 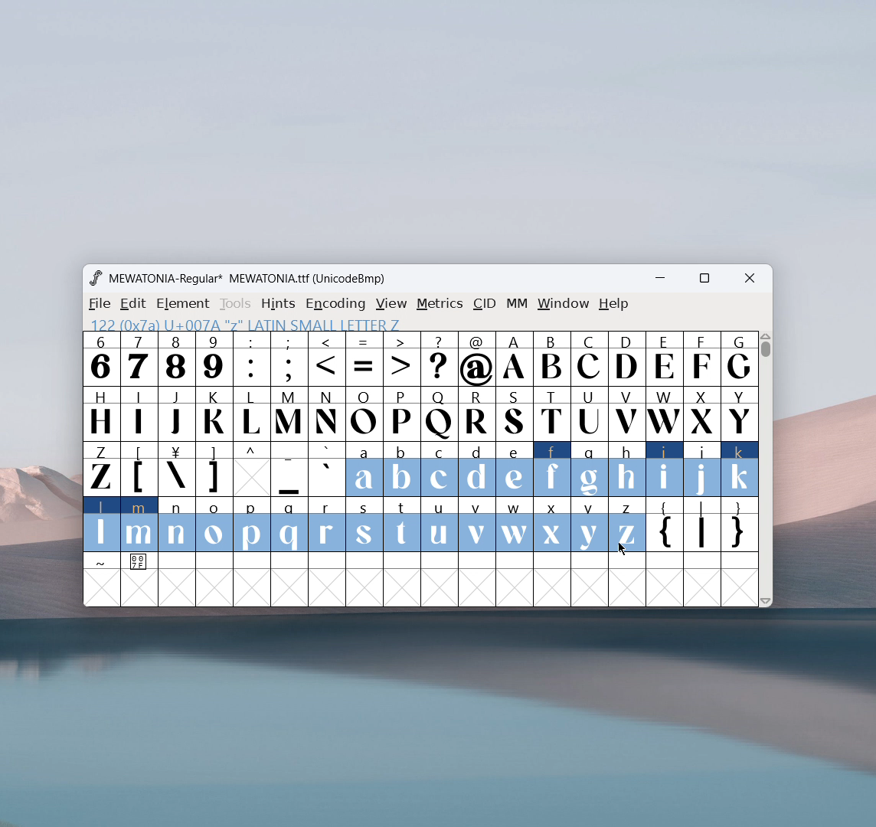 I want to click on Vertical, so click(x=766, y=467).